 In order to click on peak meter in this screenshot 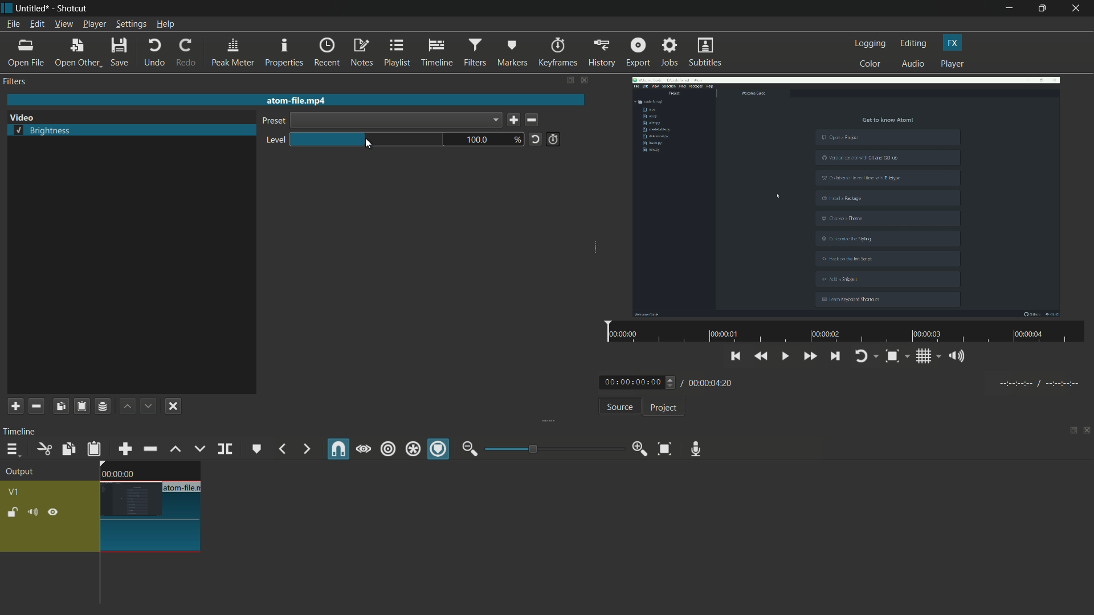, I will do `click(232, 52)`.